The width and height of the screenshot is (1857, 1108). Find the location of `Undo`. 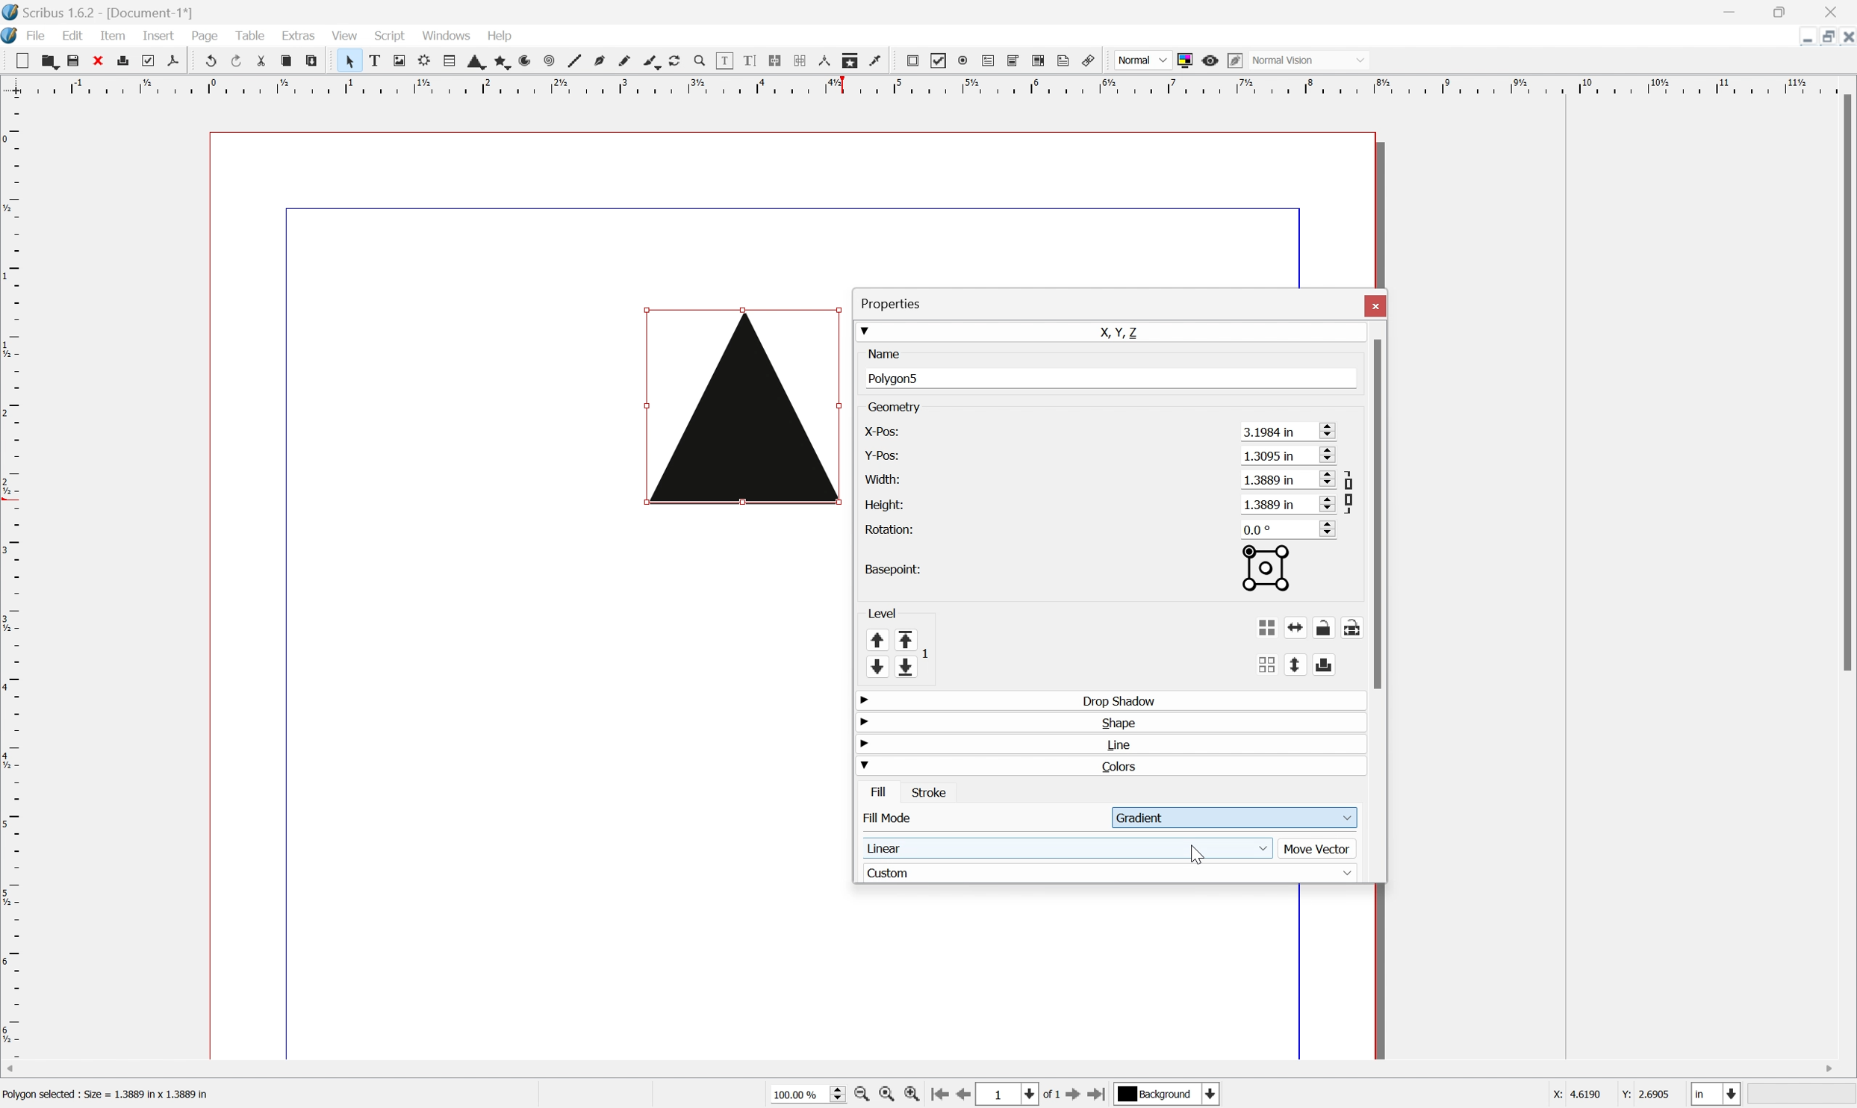

Undo is located at coordinates (208, 58).